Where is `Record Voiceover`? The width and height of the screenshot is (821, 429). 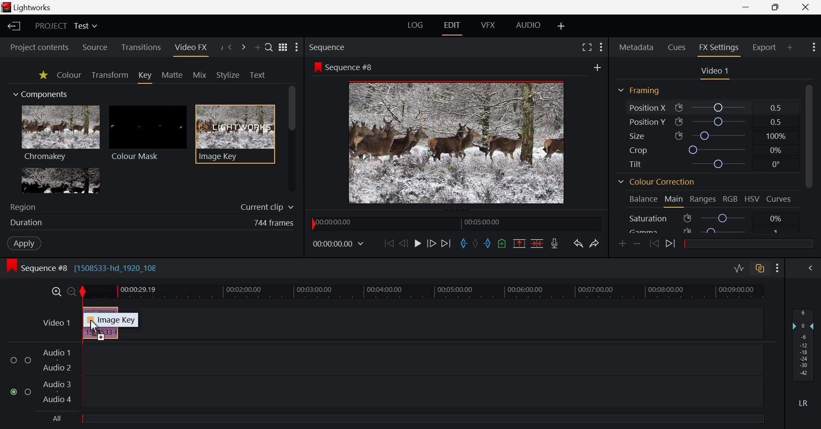
Record Voiceover is located at coordinates (556, 244).